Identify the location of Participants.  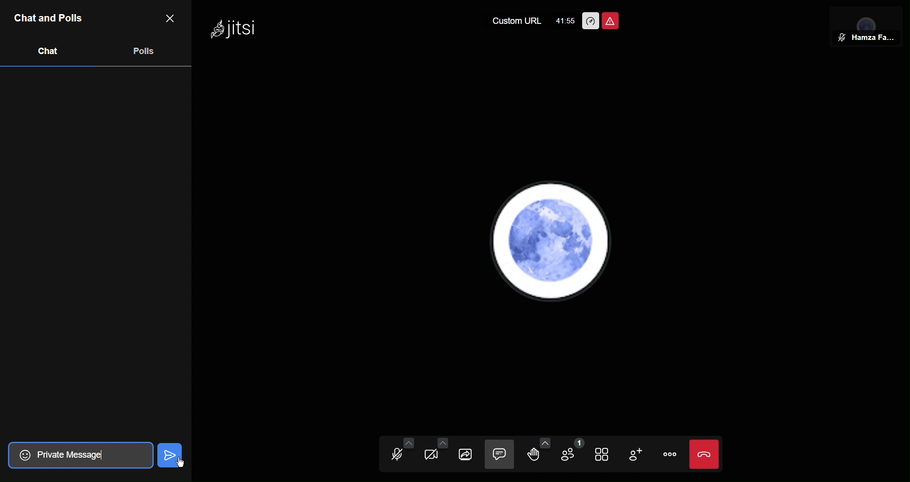
(572, 452).